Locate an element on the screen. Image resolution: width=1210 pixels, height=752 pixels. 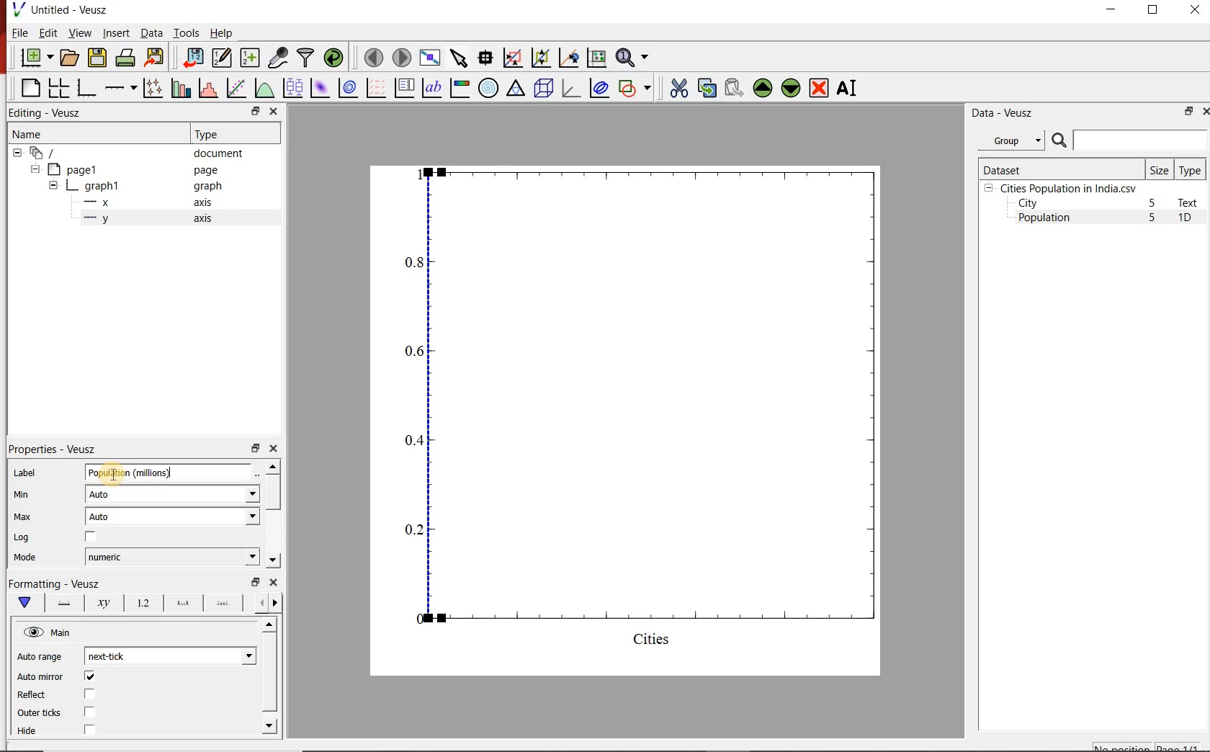
Main is located at coordinates (48, 632).